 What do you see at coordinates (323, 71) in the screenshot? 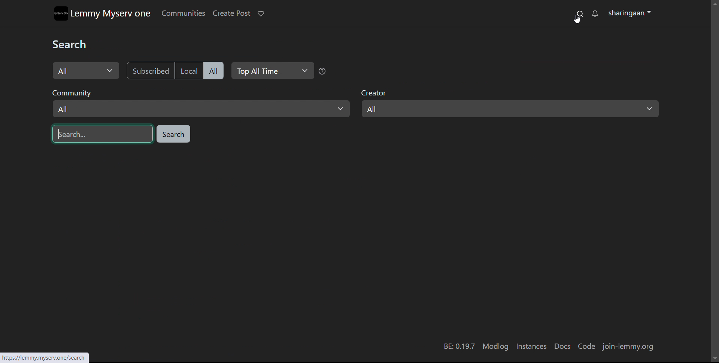
I see `Top All Time` at bounding box center [323, 71].